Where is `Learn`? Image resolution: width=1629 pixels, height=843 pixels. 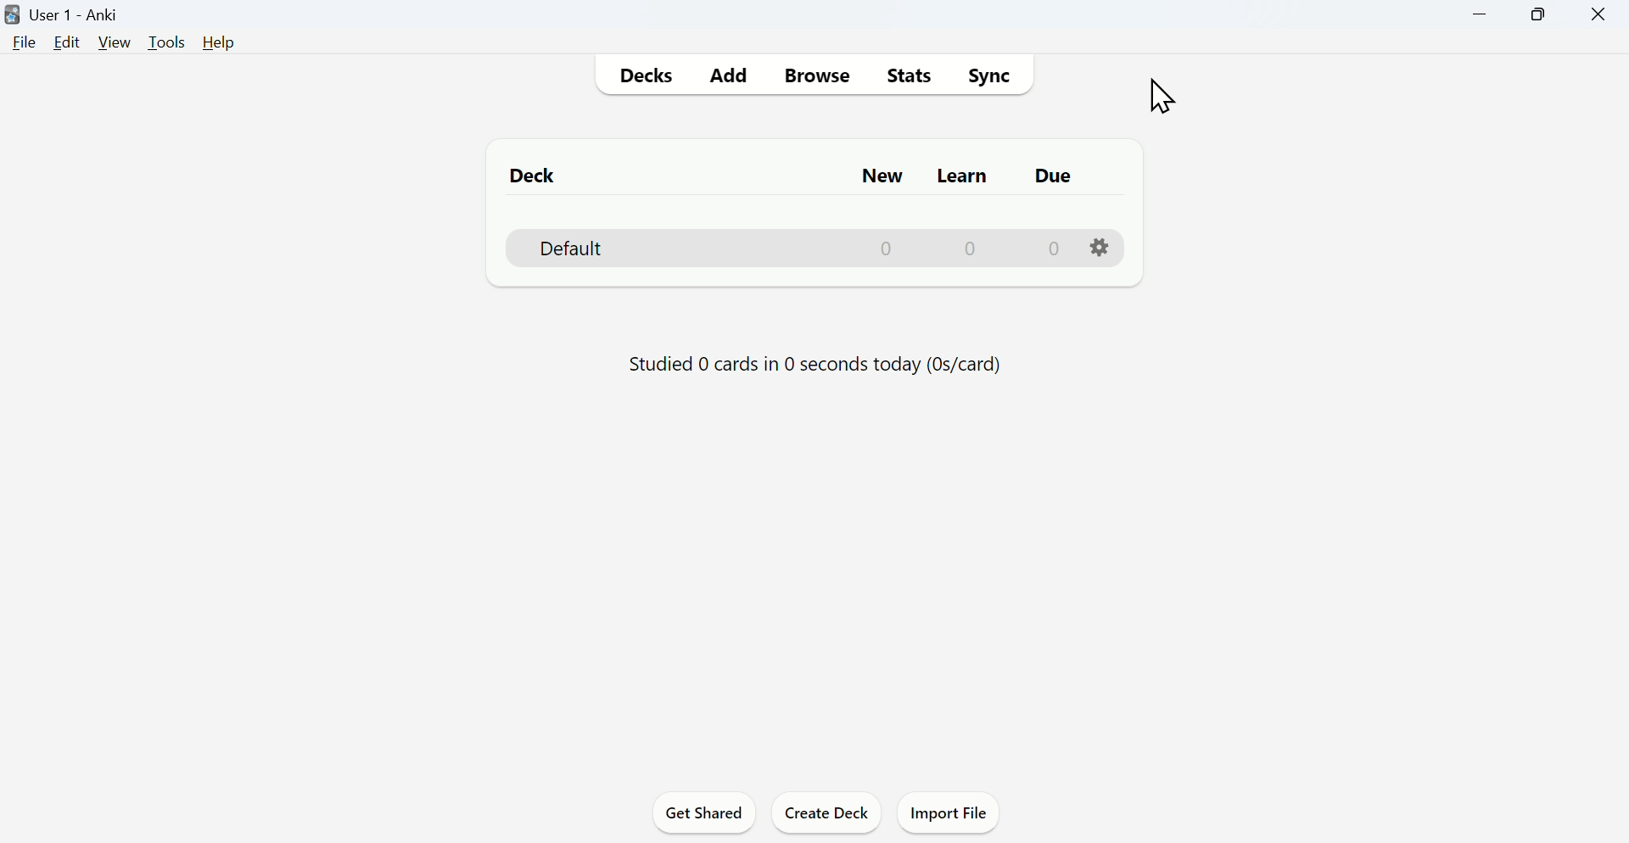
Learn is located at coordinates (965, 176).